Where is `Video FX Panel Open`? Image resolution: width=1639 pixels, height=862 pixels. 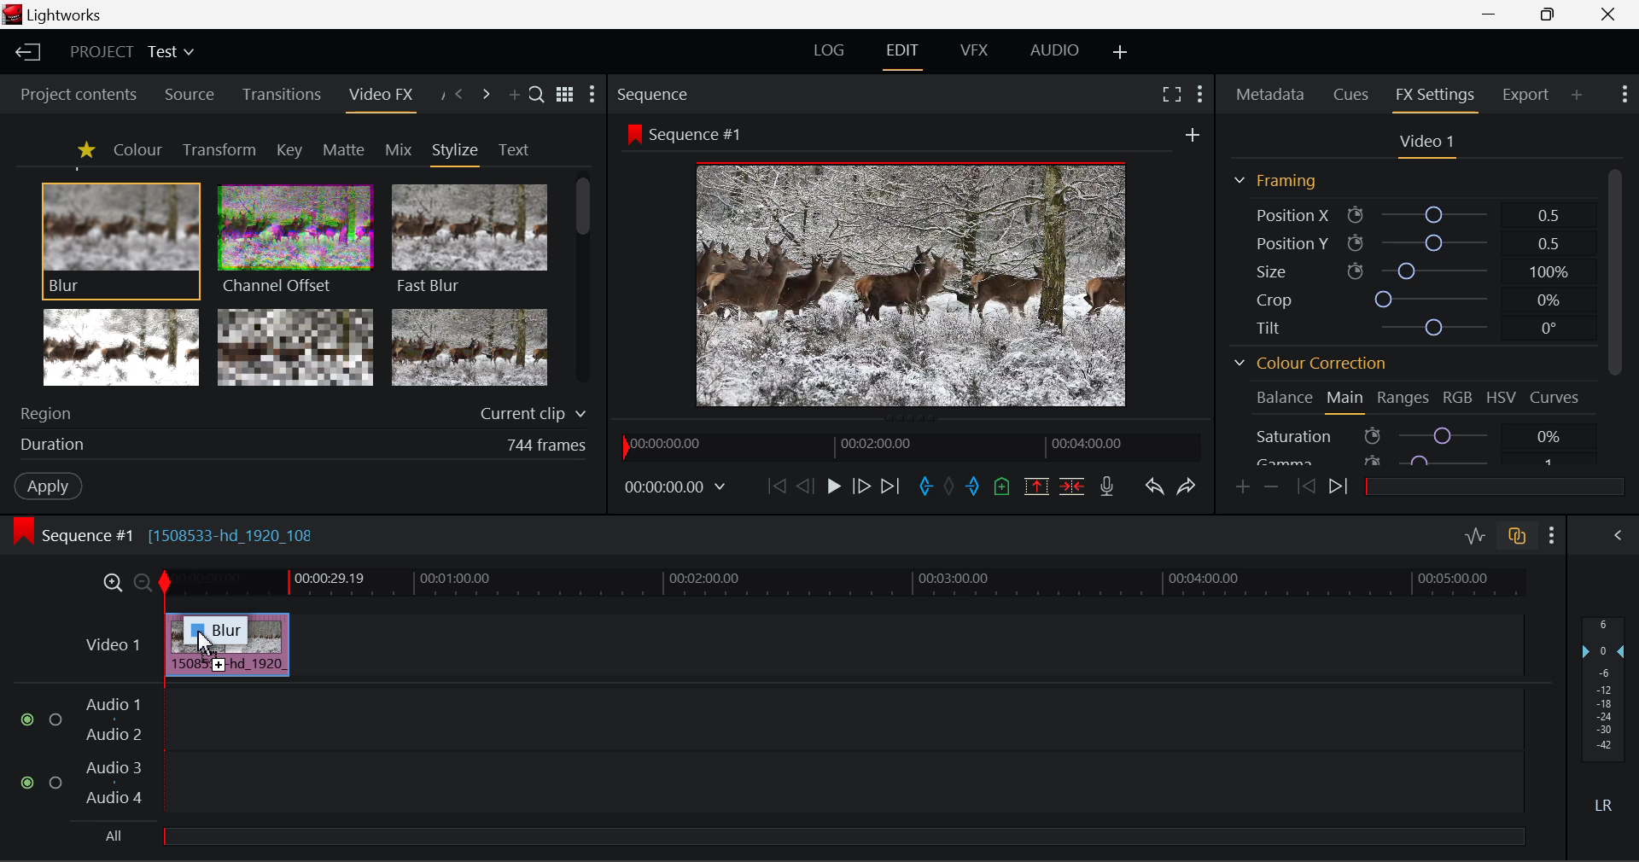 Video FX Panel Open is located at coordinates (385, 96).